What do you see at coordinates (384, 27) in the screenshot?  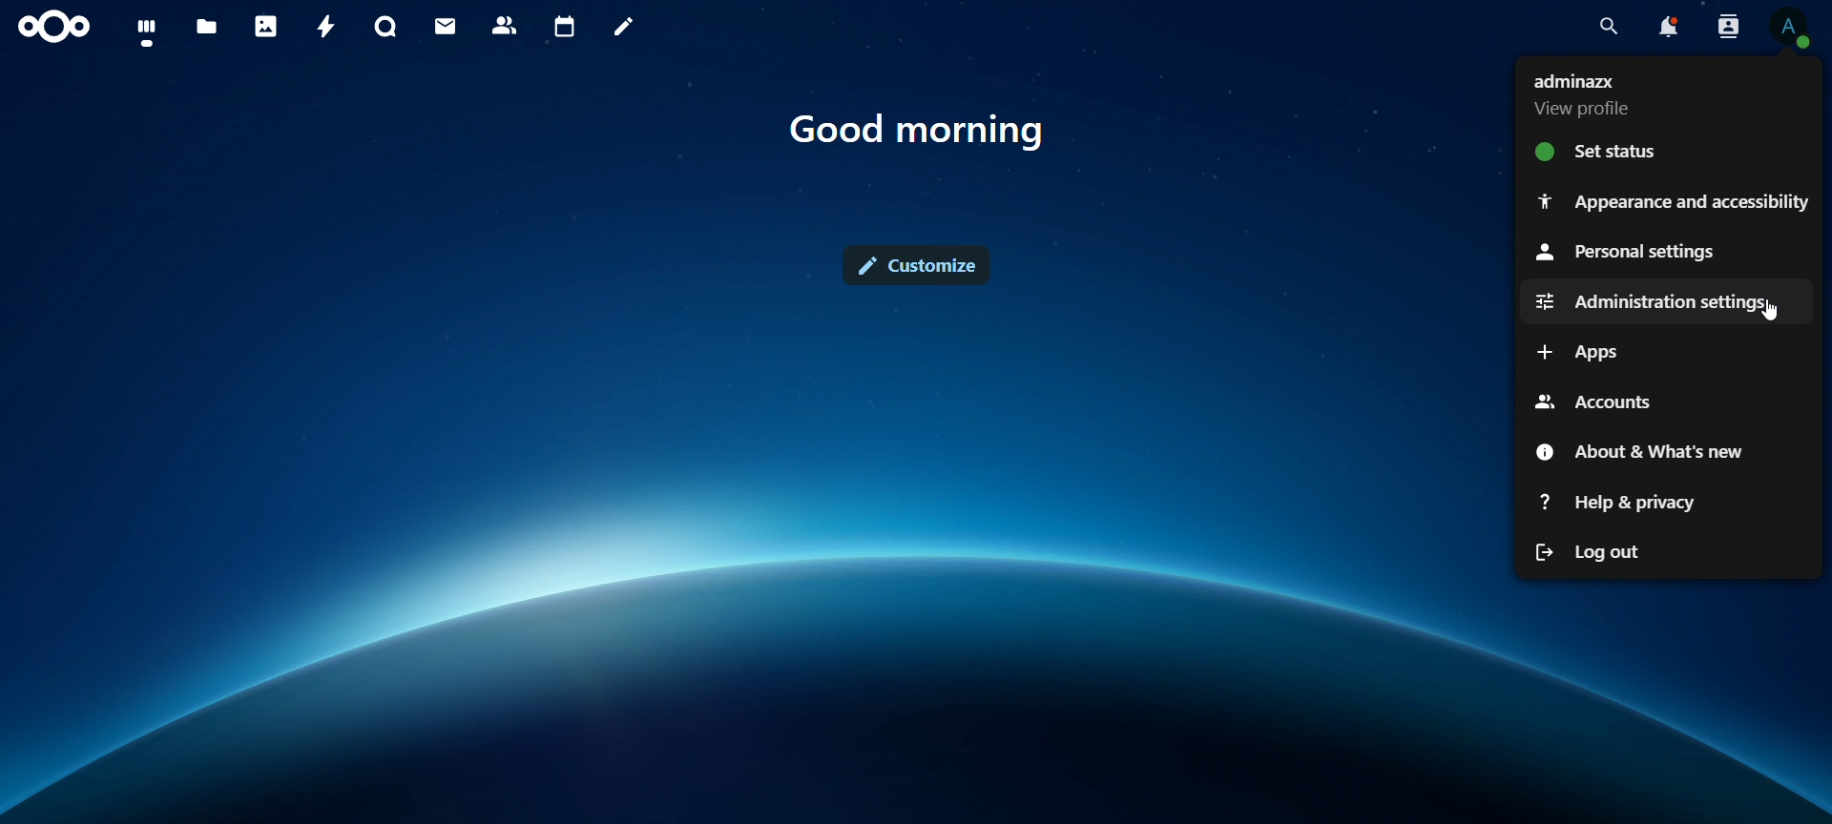 I see `talk` at bounding box center [384, 27].